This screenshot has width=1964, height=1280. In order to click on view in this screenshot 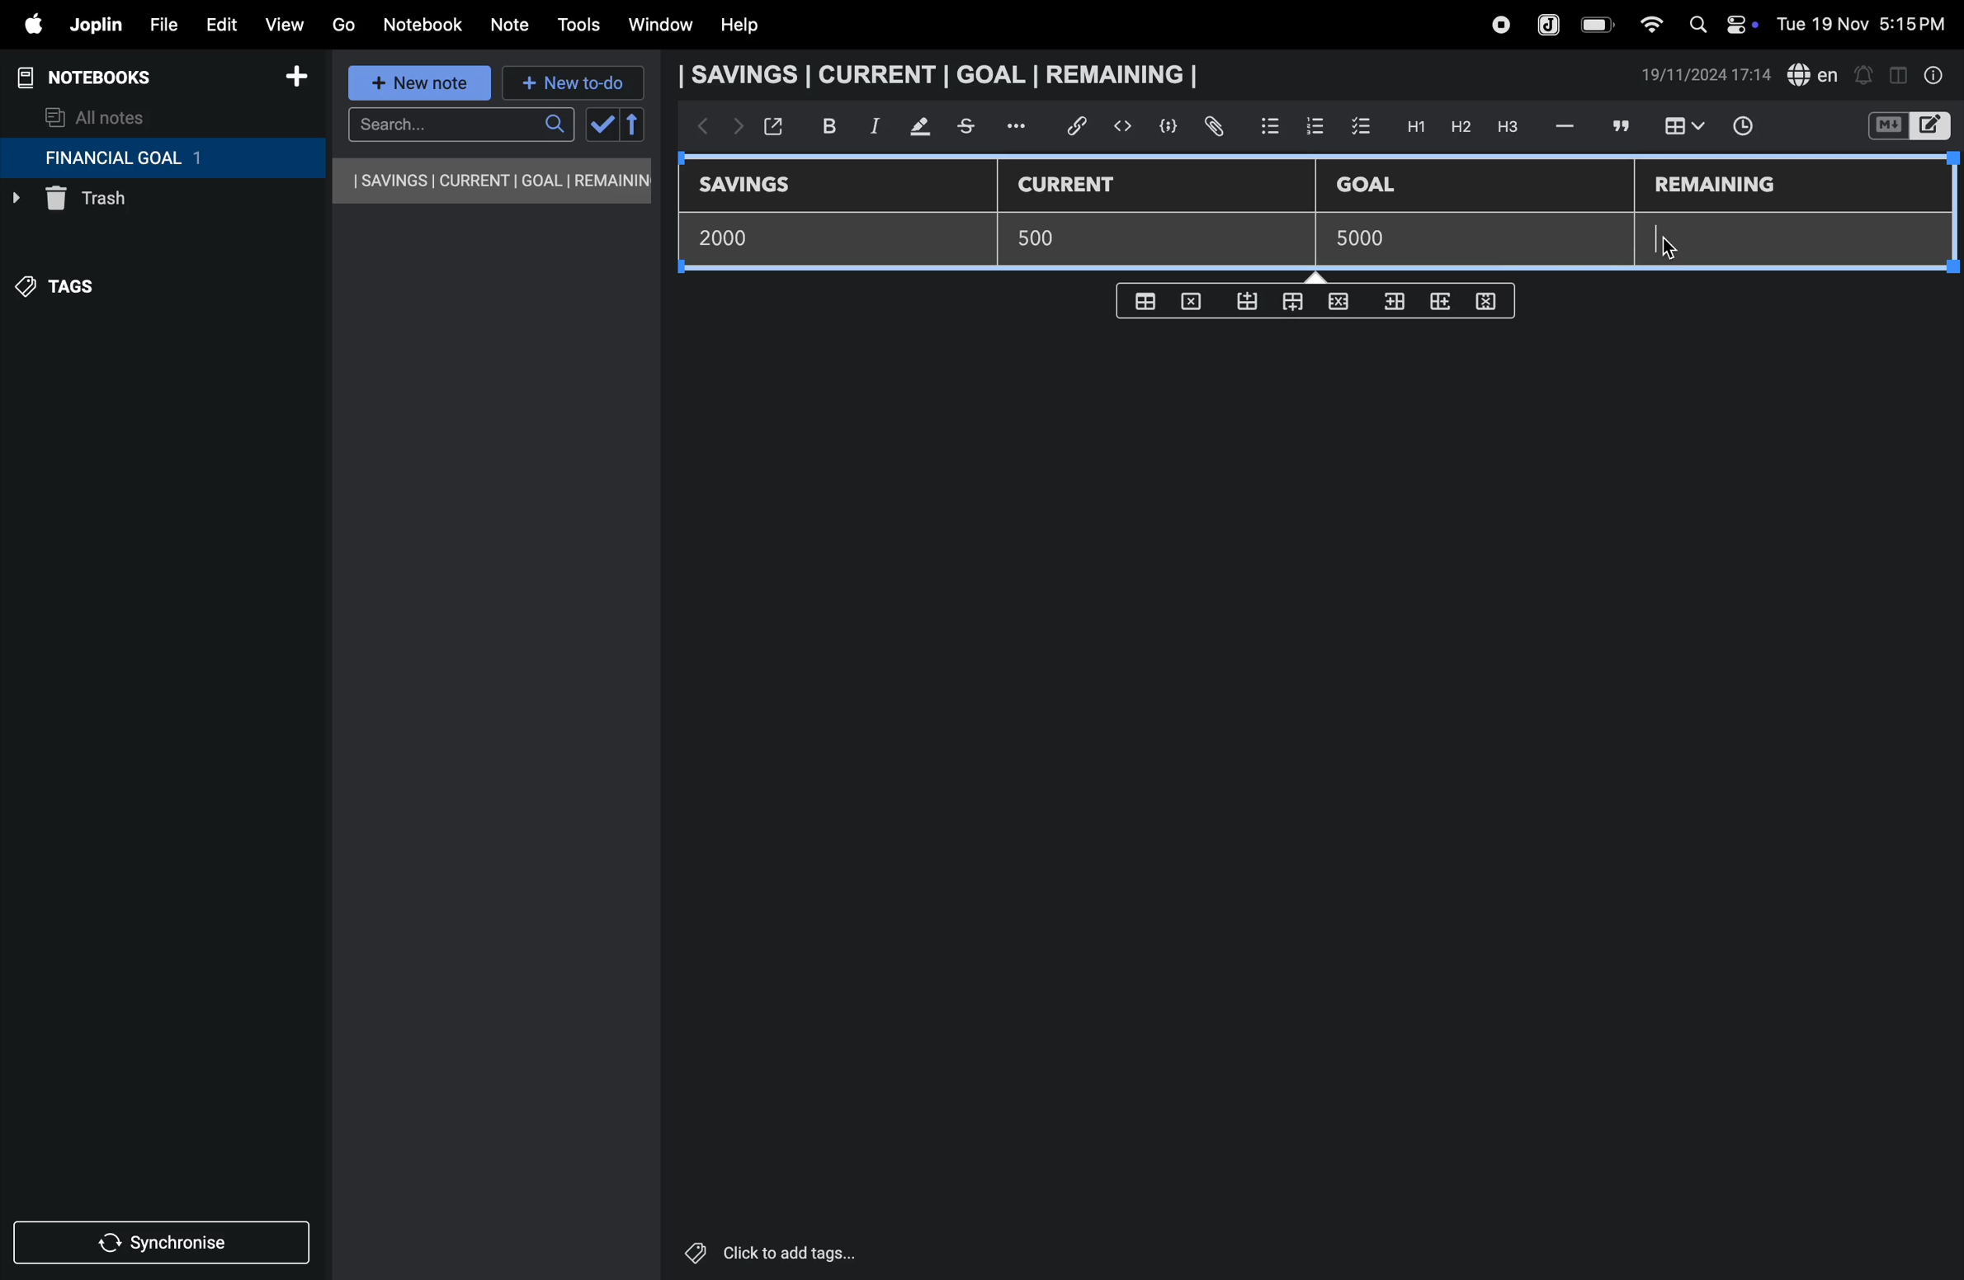, I will do `click(283, 21)`.